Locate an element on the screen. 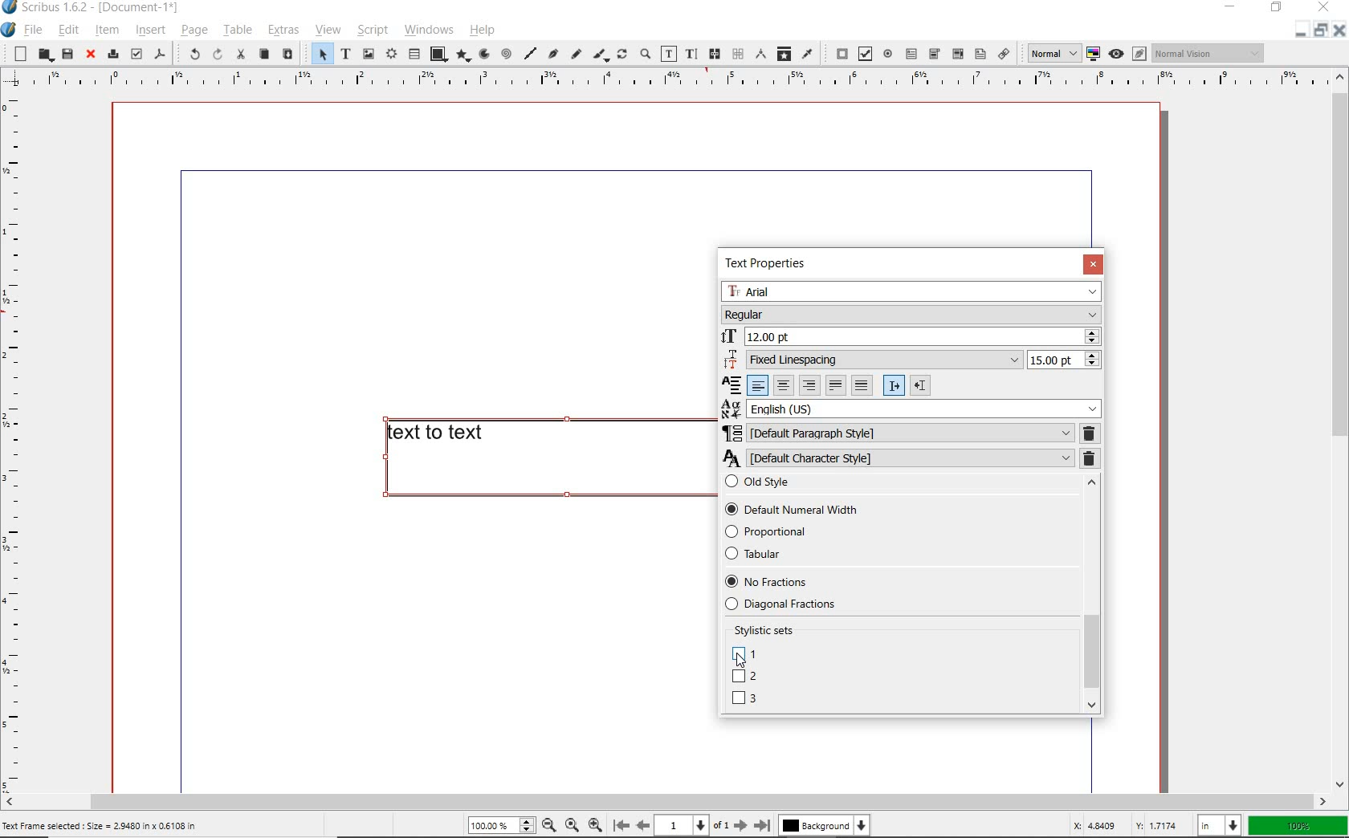 Image resolution: width=1349 pixels, height=838 pixels. edit is located at coordinates (68, 30).